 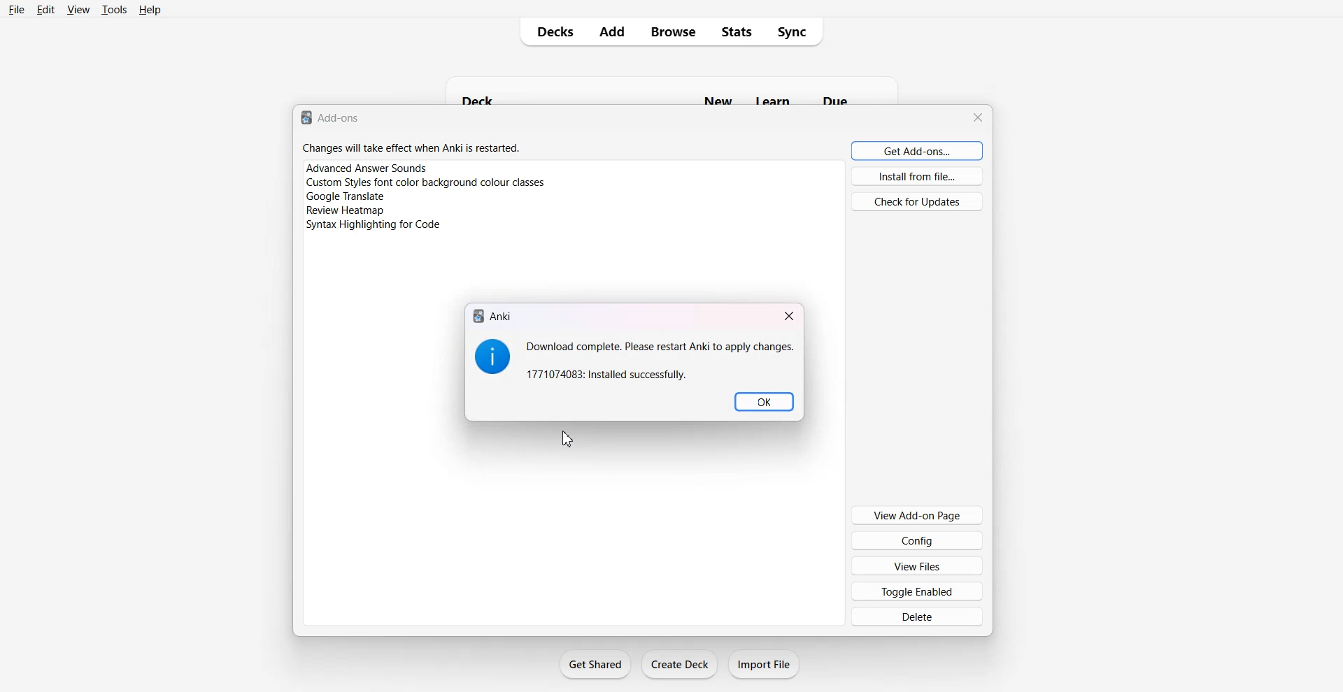 What do you see at coordinates (790, 316) in the screenshot?
I see `Close` at bounding box center [790, 316].